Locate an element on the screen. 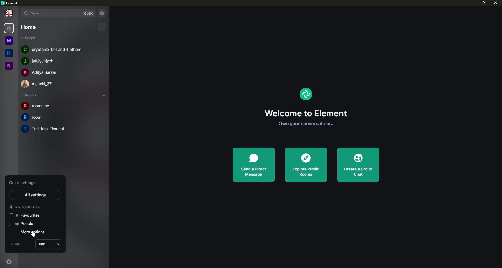 This screenshot has width=502, height=268. dark is located at coordinates (48, 244).